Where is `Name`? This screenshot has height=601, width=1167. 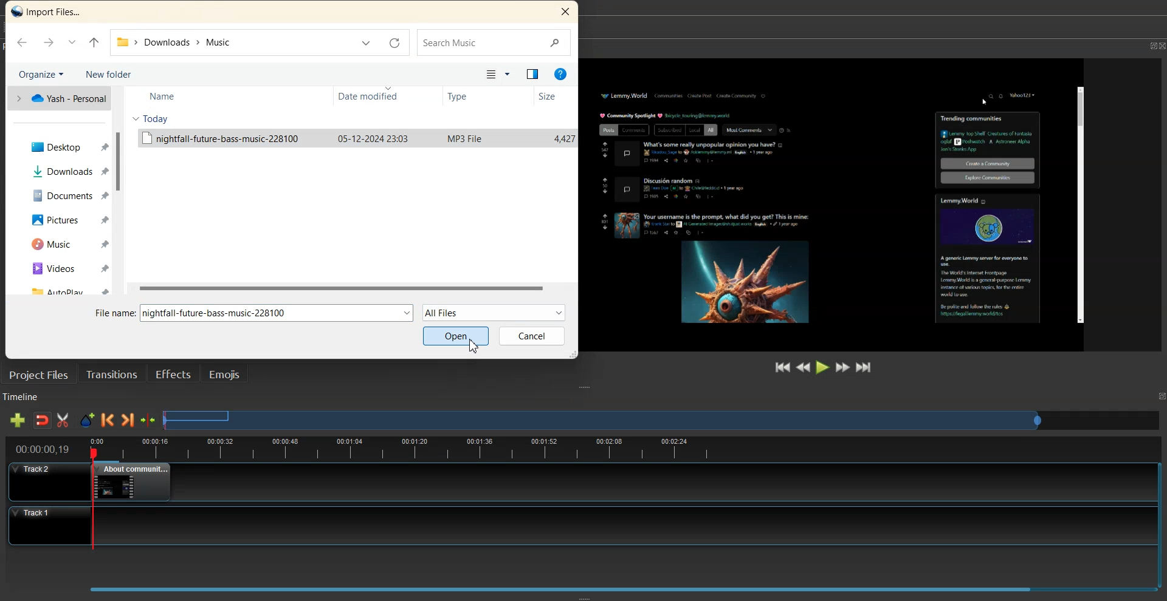
Name is located at coordinates (182, 95).